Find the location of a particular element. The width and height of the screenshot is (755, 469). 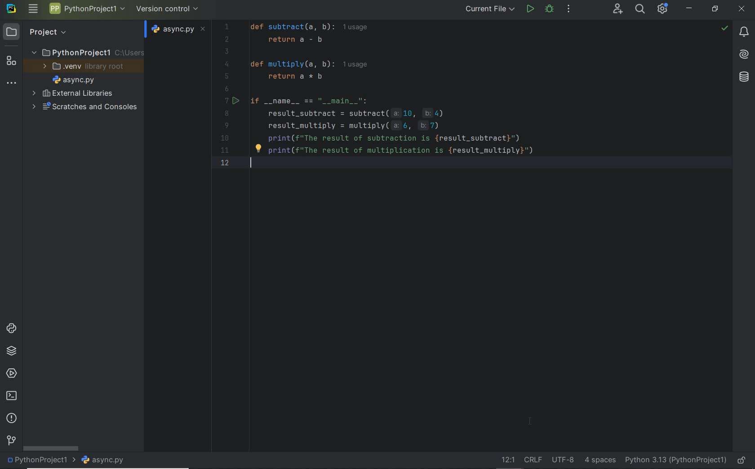

file encoding is located at coordinates (560, 459).